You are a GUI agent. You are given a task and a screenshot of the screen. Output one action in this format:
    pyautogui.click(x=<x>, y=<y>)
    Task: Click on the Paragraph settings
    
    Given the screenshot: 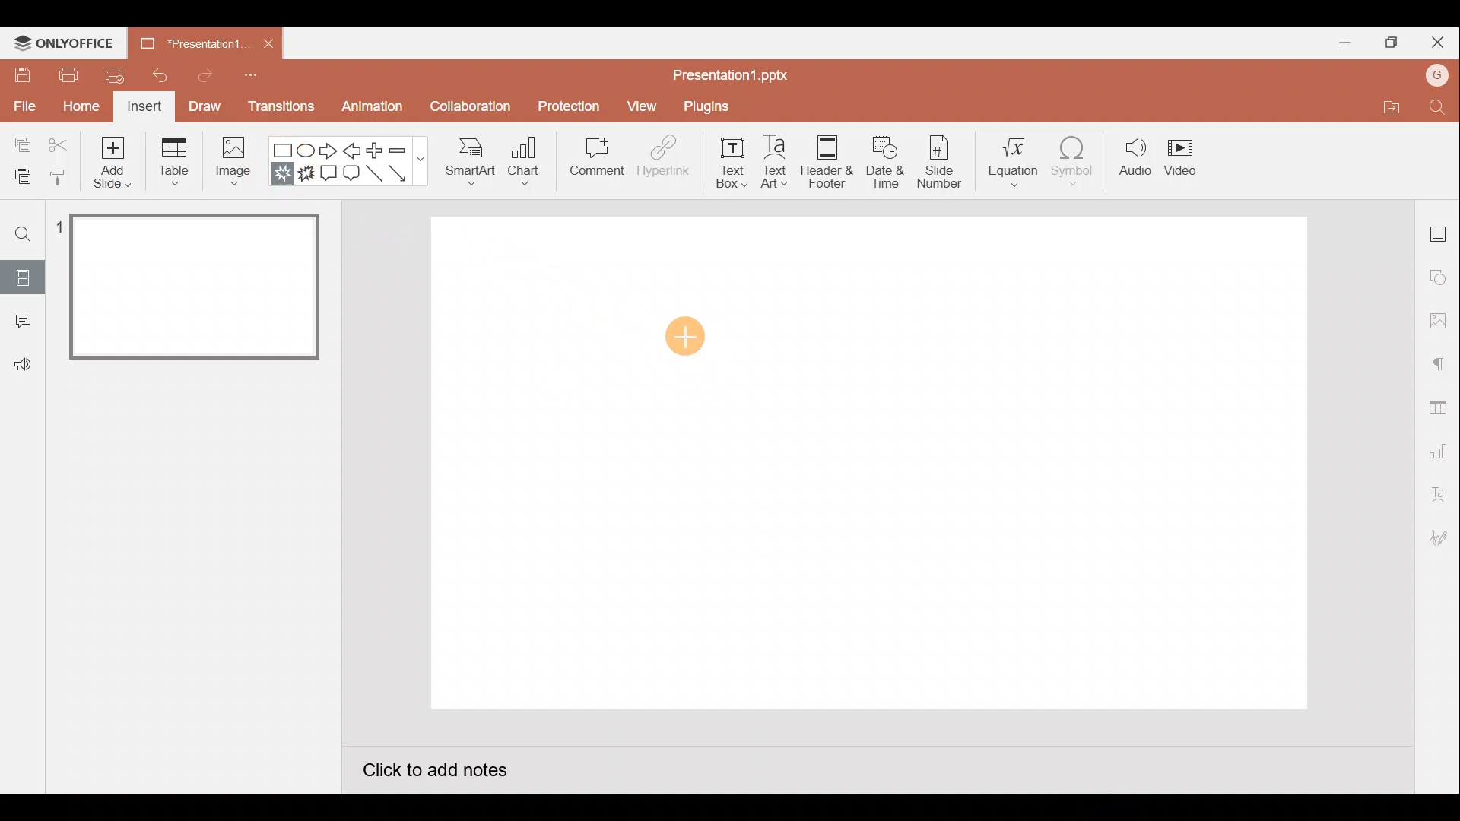 What is the action you would take?
    pyautogui.click(x=1440, y=360)
    